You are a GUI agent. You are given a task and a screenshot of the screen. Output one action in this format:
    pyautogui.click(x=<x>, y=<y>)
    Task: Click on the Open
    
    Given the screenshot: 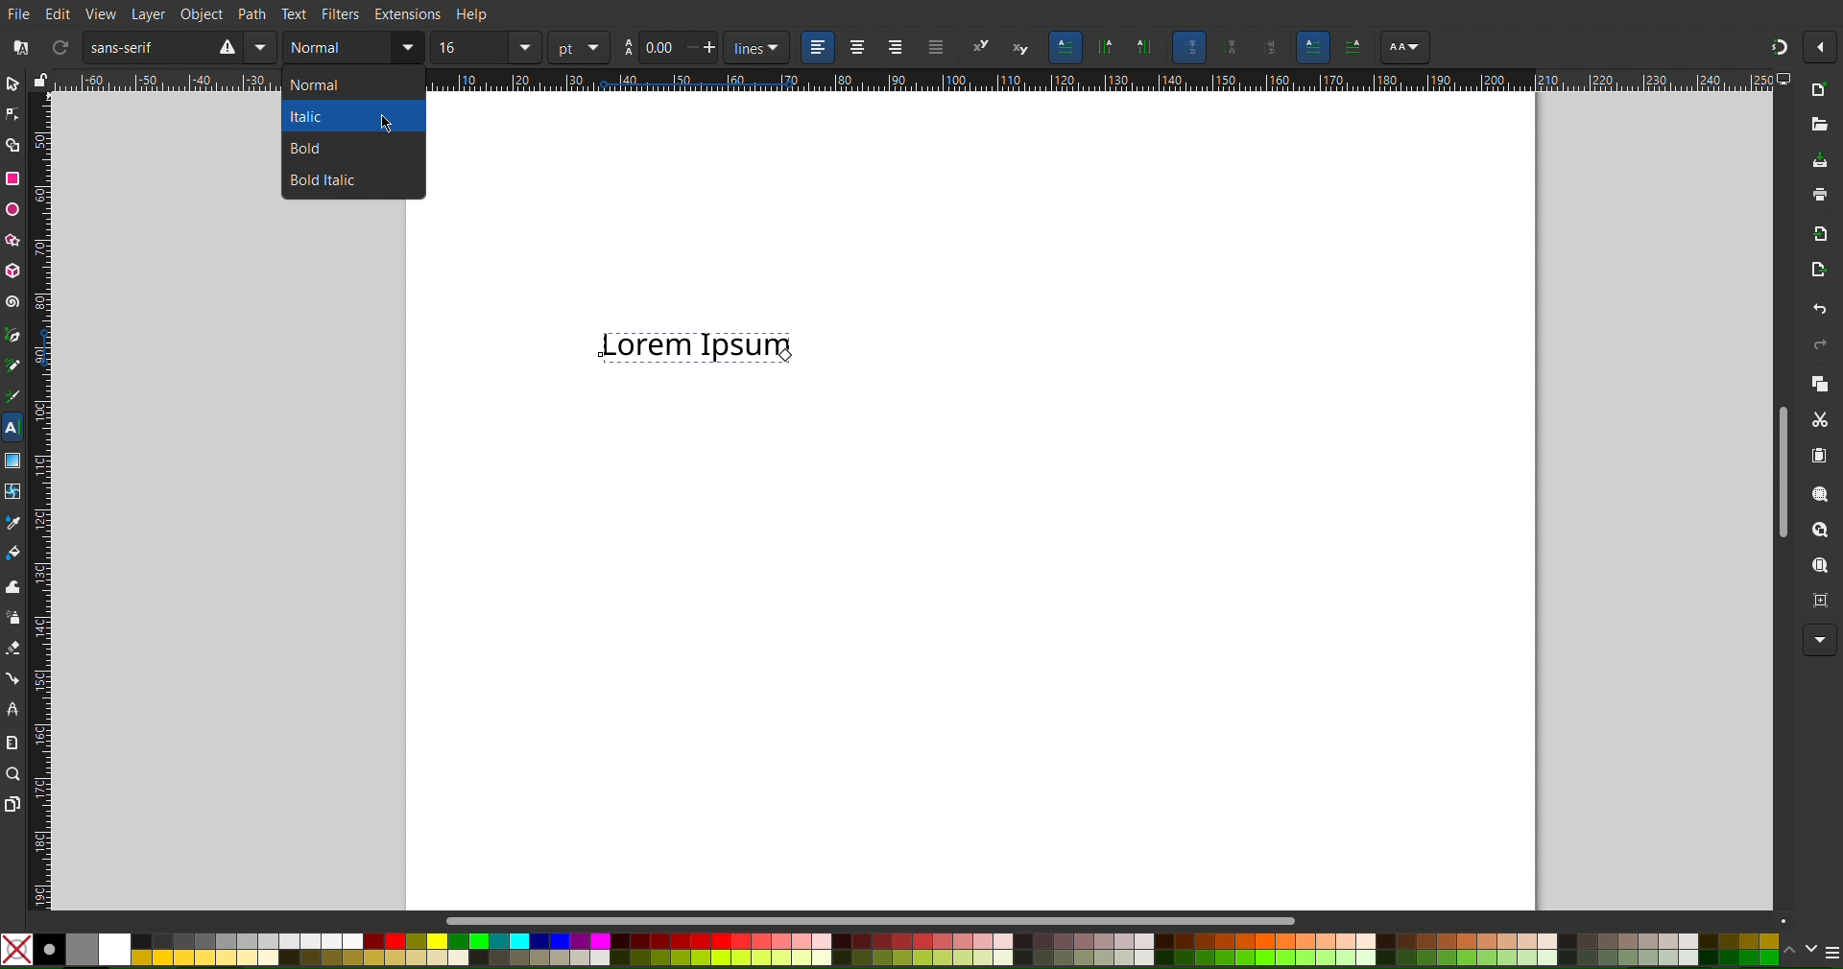 What is the action you would take?
    pyautogui.click(x=1819, y=124)
    